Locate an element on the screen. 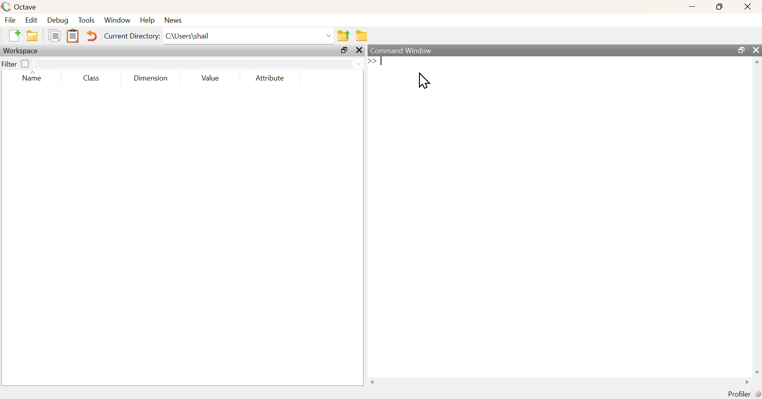  Edit is located at coordinates (31, 20).